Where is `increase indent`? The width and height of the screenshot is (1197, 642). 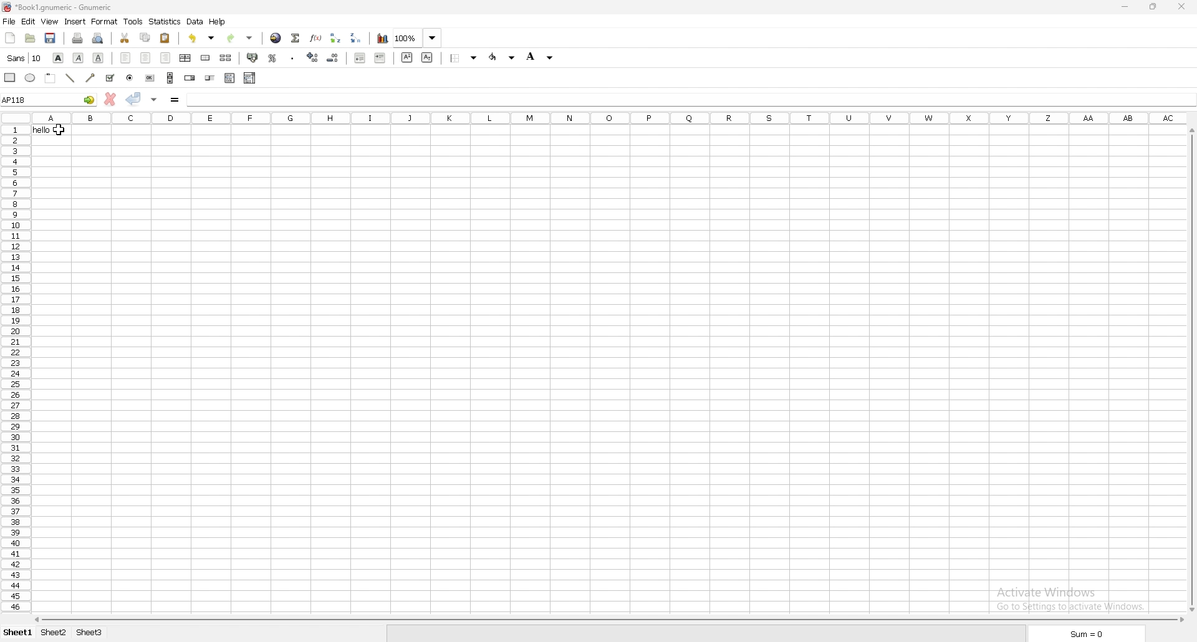 increase indent is located at coordinates (380, 57).